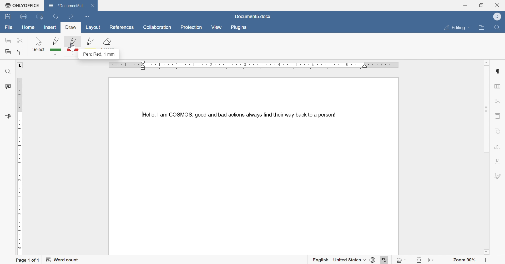  What do you see at coordinates (8, 41) in the screenshot?
I see `copy` at bounding box center [8, 41].